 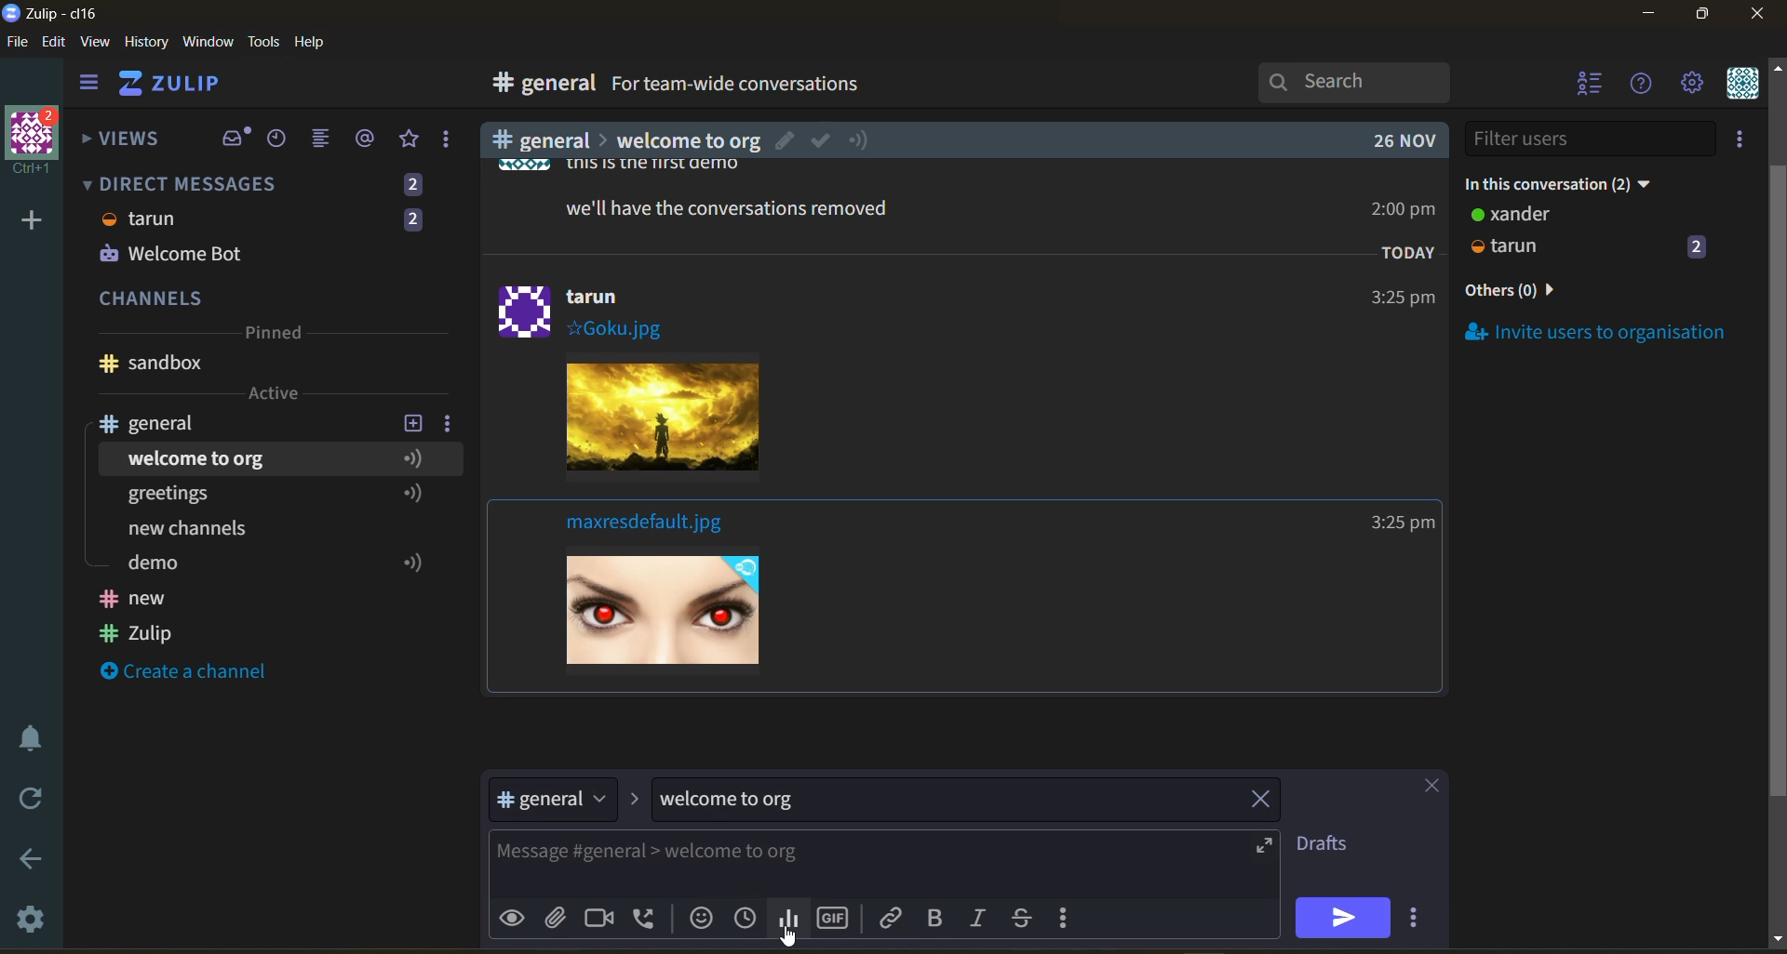 I want to click on , so click(x=264, y=239).